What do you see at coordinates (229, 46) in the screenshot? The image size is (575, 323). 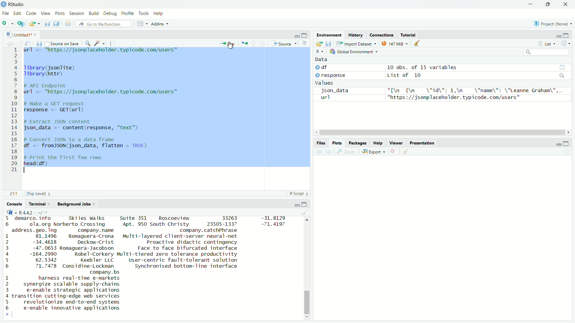 I see `Cursor` at bounding box center [229, 46].